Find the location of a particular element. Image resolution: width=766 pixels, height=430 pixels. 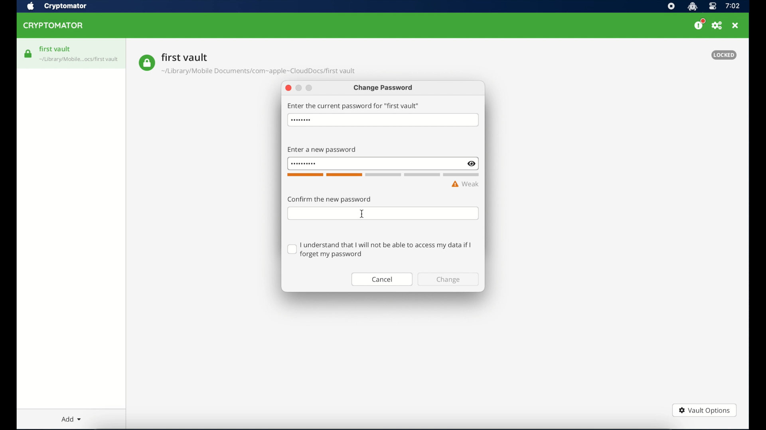

please consider donating is located at coordinates (699, 24).